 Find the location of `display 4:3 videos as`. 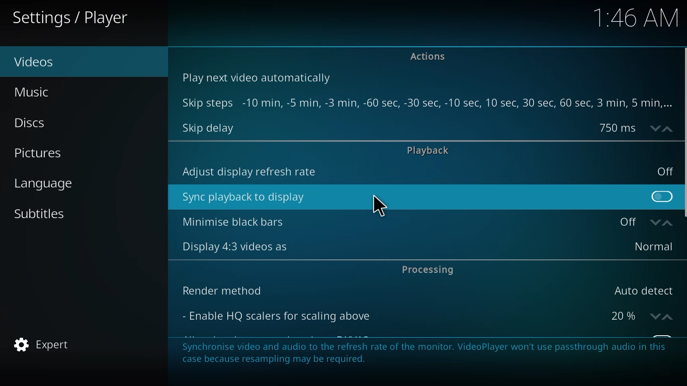

display 4:3 videos as is located at coordinates (236, 245).